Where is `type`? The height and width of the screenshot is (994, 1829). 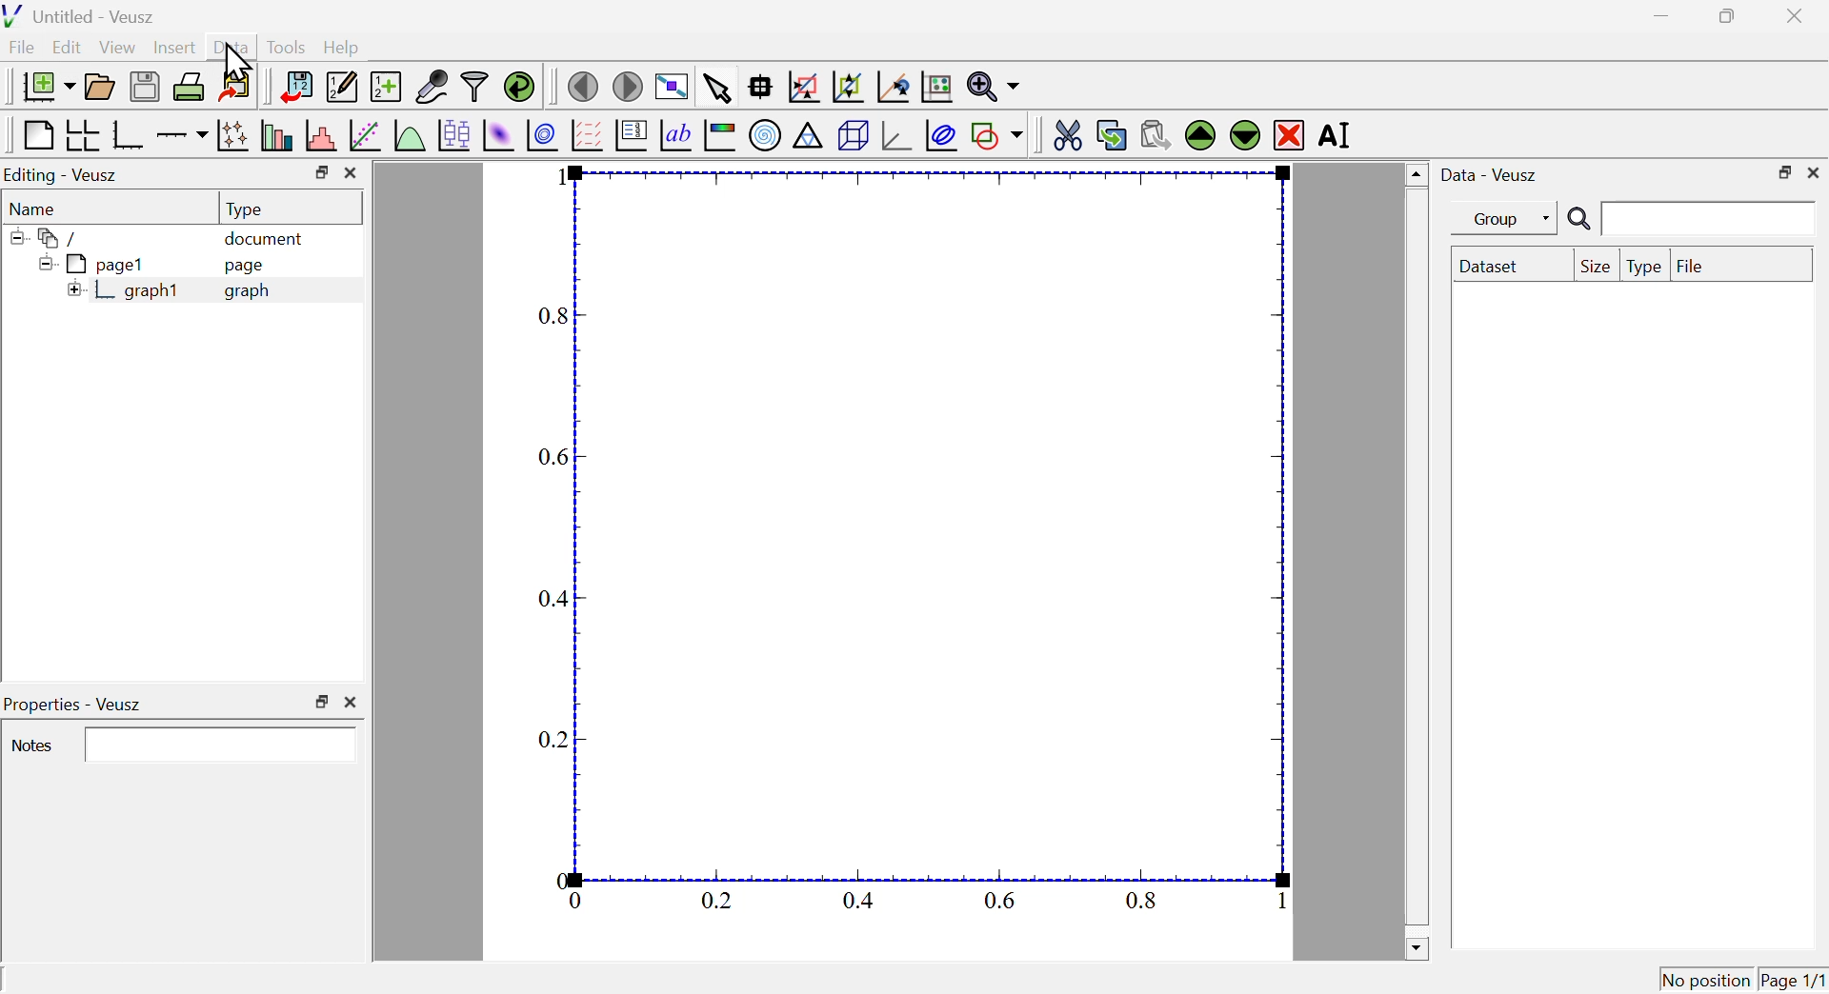
type is located at coordinates (248, 209).